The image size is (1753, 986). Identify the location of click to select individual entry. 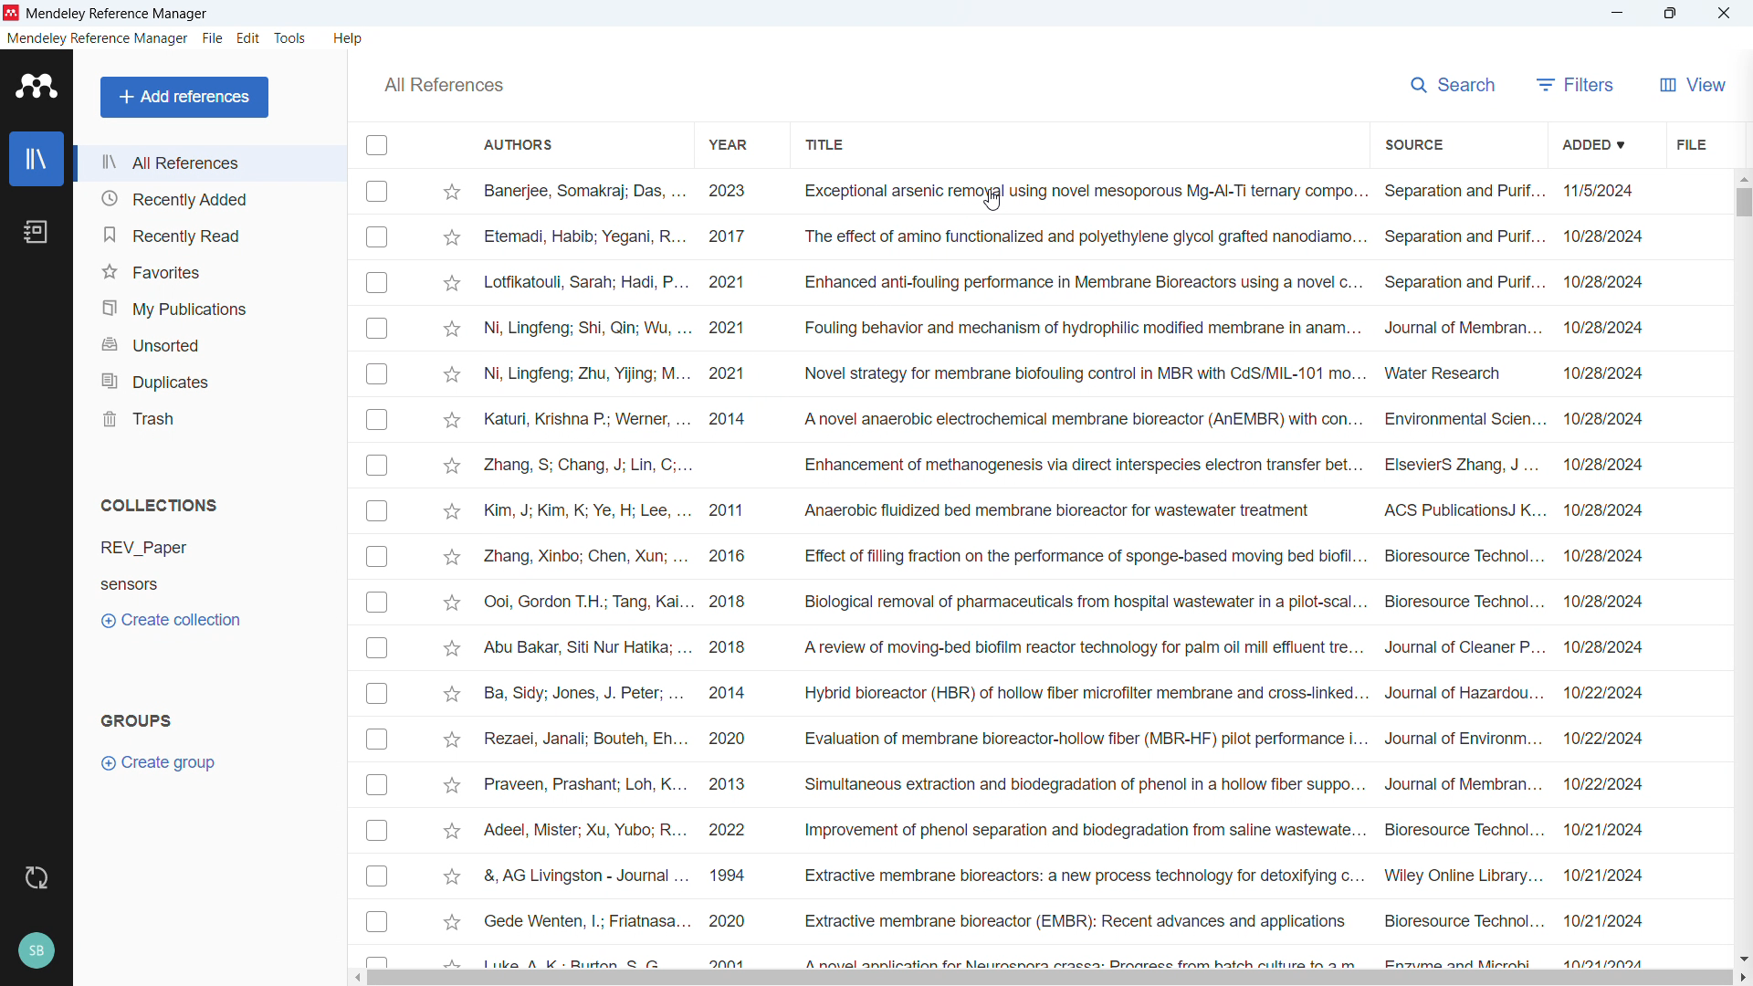
(376, 373).